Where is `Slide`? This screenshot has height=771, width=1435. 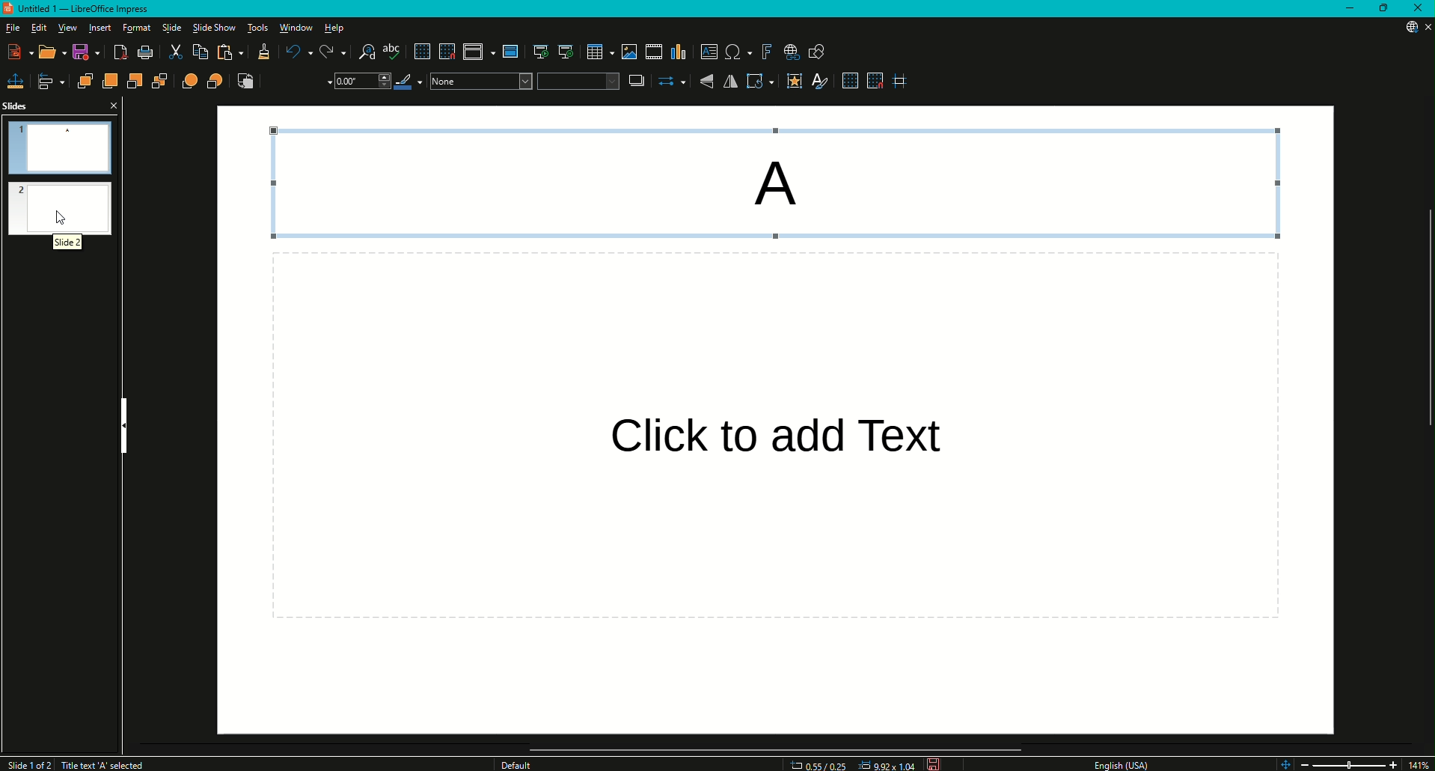 Slide is located at coordinates (172, 28).